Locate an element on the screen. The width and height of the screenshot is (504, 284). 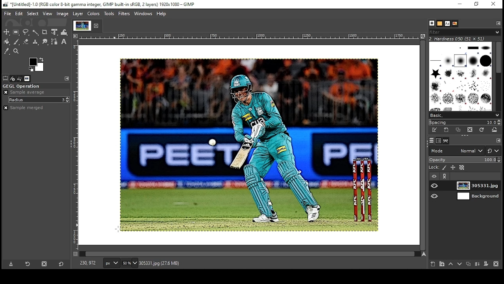
create new layer group is located at coordinates (441, 264).